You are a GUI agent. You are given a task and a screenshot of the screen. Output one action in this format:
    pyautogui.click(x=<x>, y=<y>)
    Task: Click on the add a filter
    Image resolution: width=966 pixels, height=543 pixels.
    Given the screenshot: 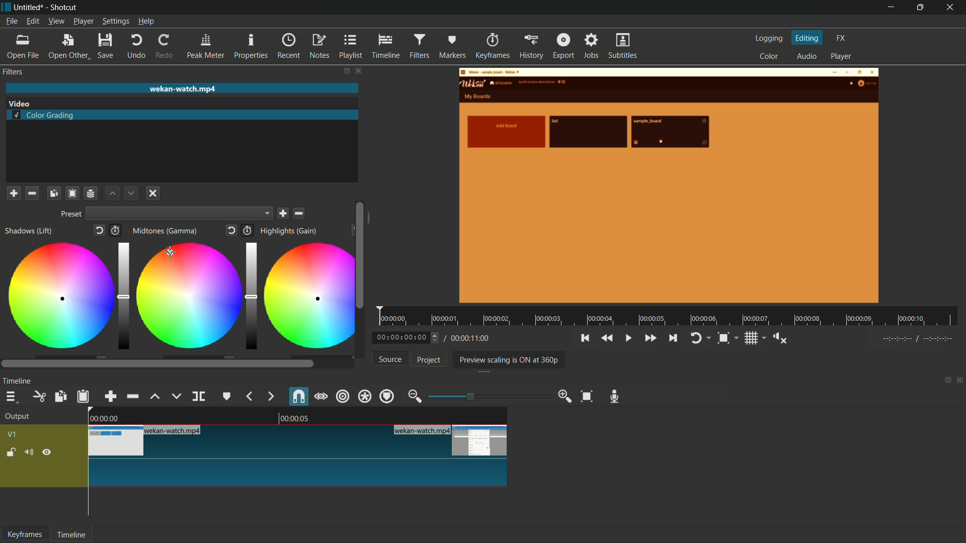 What is the action you would take?
    pyautogui.click(x=14, y=193)
    